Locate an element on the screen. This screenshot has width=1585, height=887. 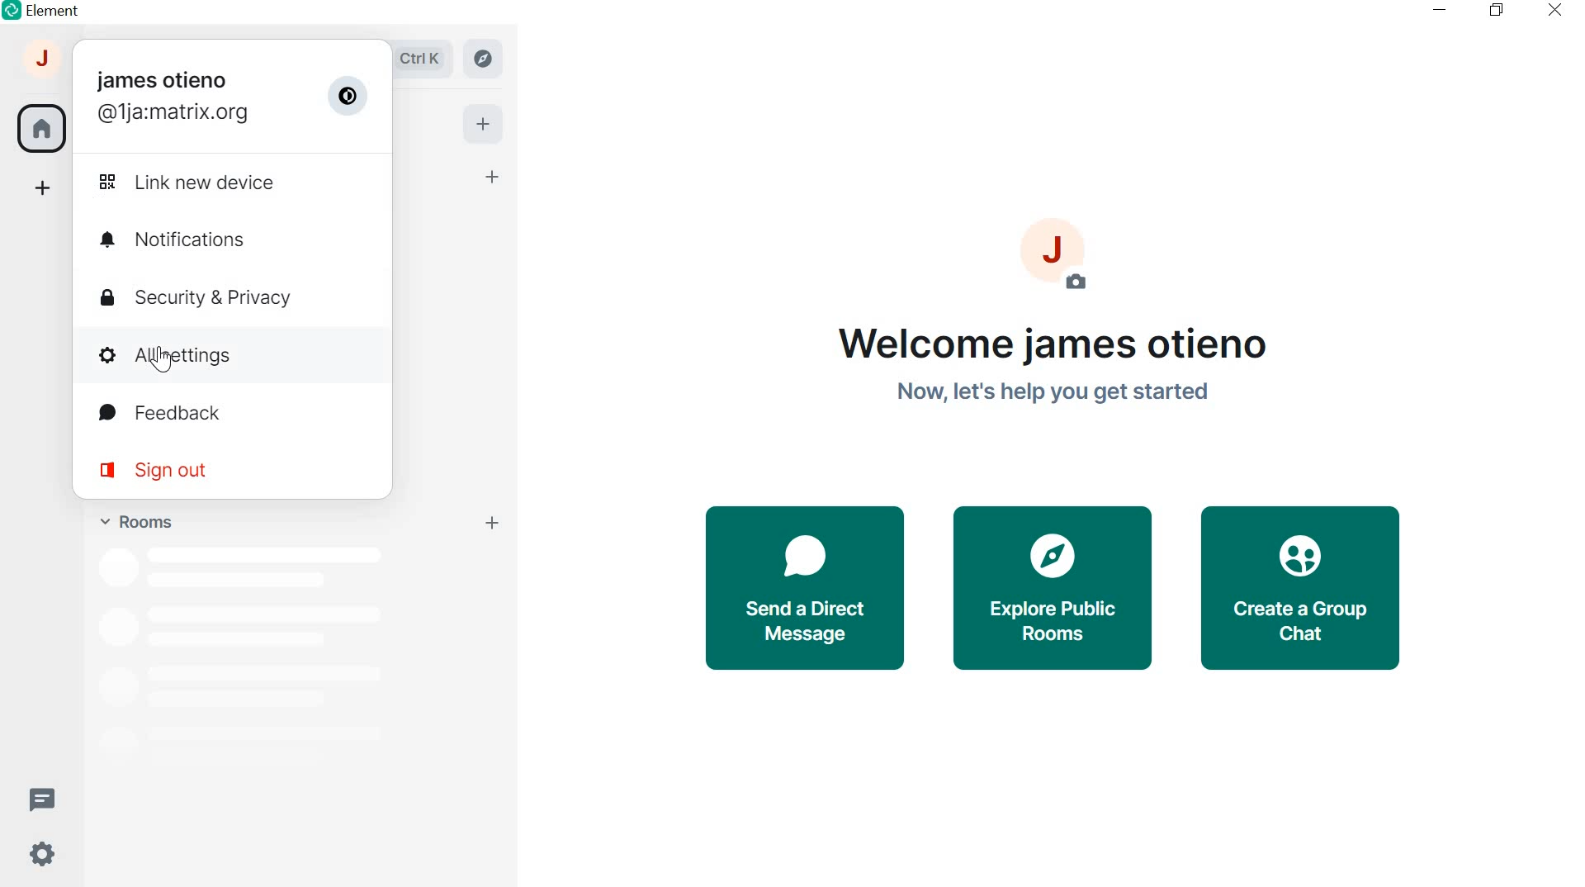
FEEDBACK is located at coordinates (234, 415).